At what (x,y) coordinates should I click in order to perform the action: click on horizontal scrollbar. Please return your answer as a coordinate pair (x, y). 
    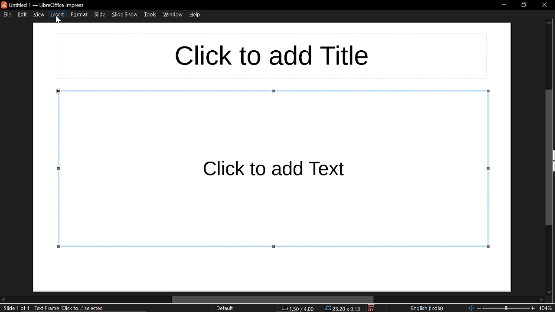
    Looking at the image, I should click on (272, 299).